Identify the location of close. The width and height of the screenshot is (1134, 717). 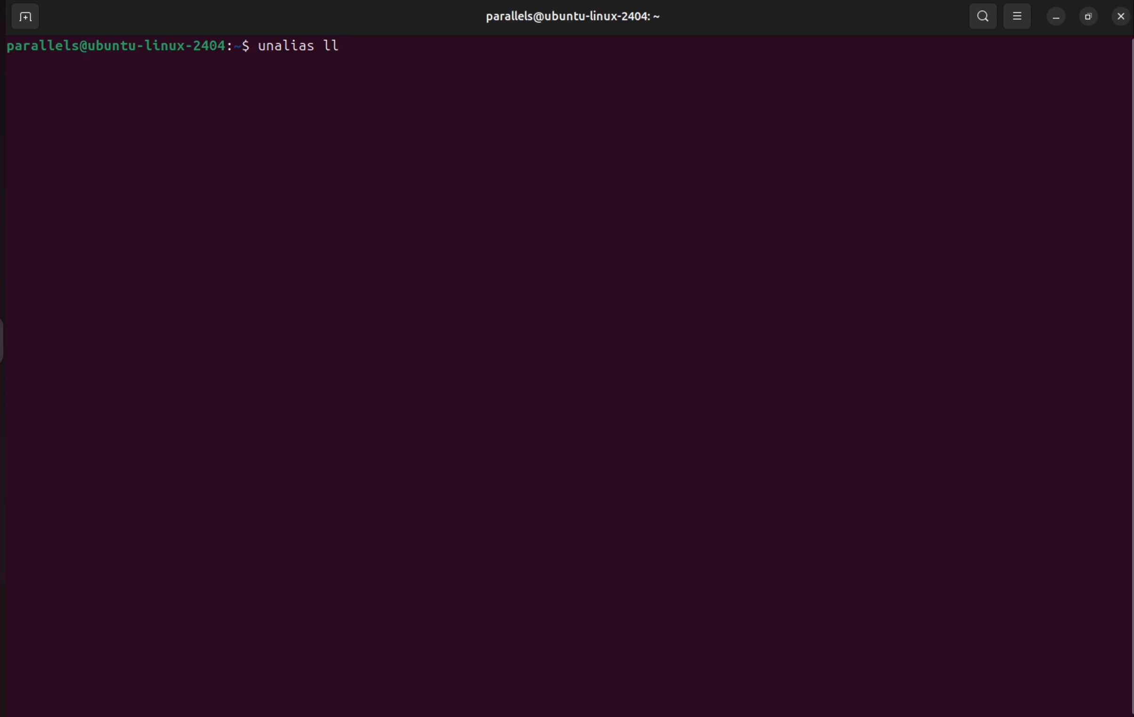
(1117, 15).